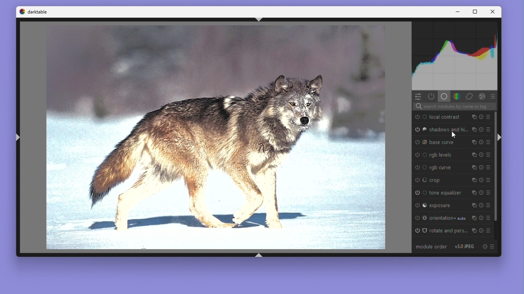 The width and height of the screenshot is (524, 294). I want to click on shift+ctrl+b, so click(260, 255).